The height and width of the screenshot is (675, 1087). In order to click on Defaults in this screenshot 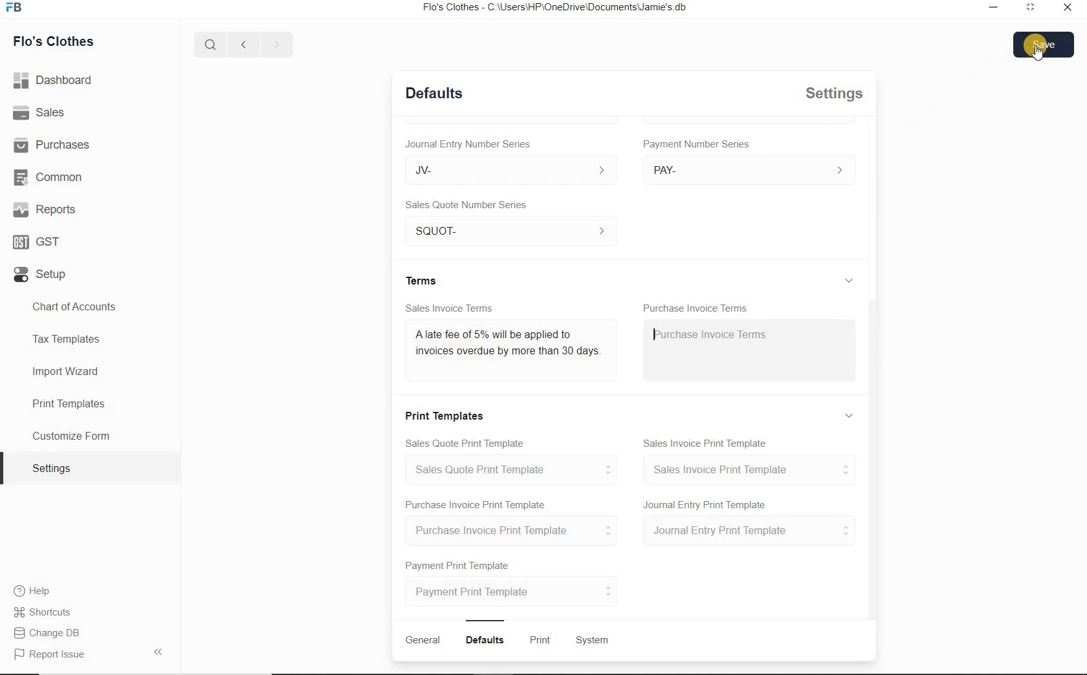, I will do `click(487, 640)`.